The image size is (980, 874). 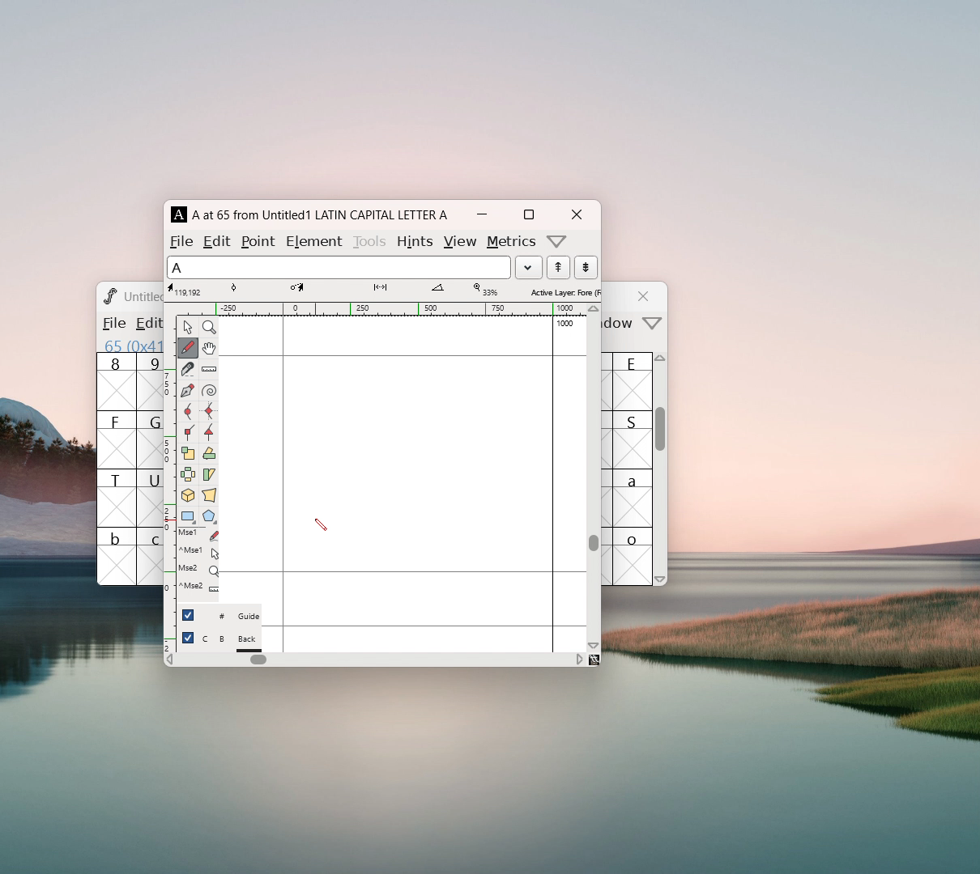 What do you see at coordinates (208, 432) in the screenshot?
I see `add a tangent point` at bounding box center [208, 432].